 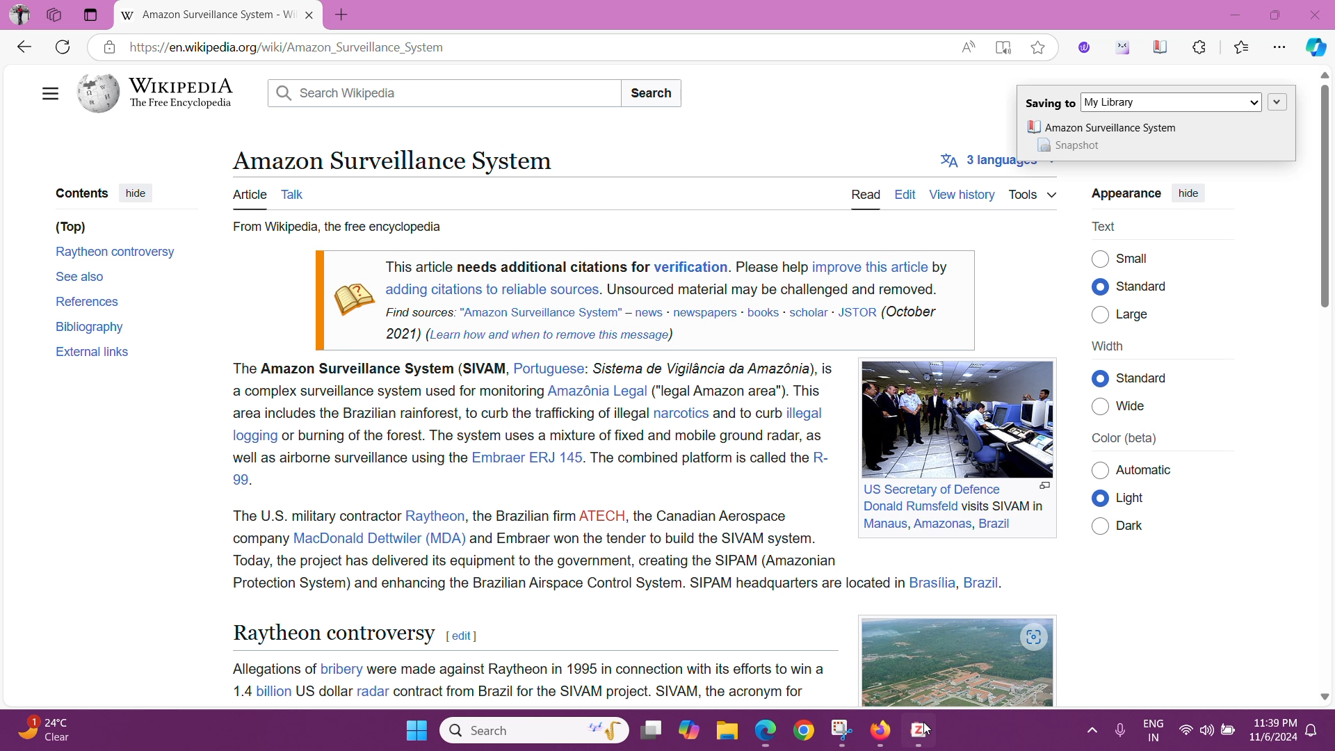 I want to click on Raytheon, so click(x=436, y=516).